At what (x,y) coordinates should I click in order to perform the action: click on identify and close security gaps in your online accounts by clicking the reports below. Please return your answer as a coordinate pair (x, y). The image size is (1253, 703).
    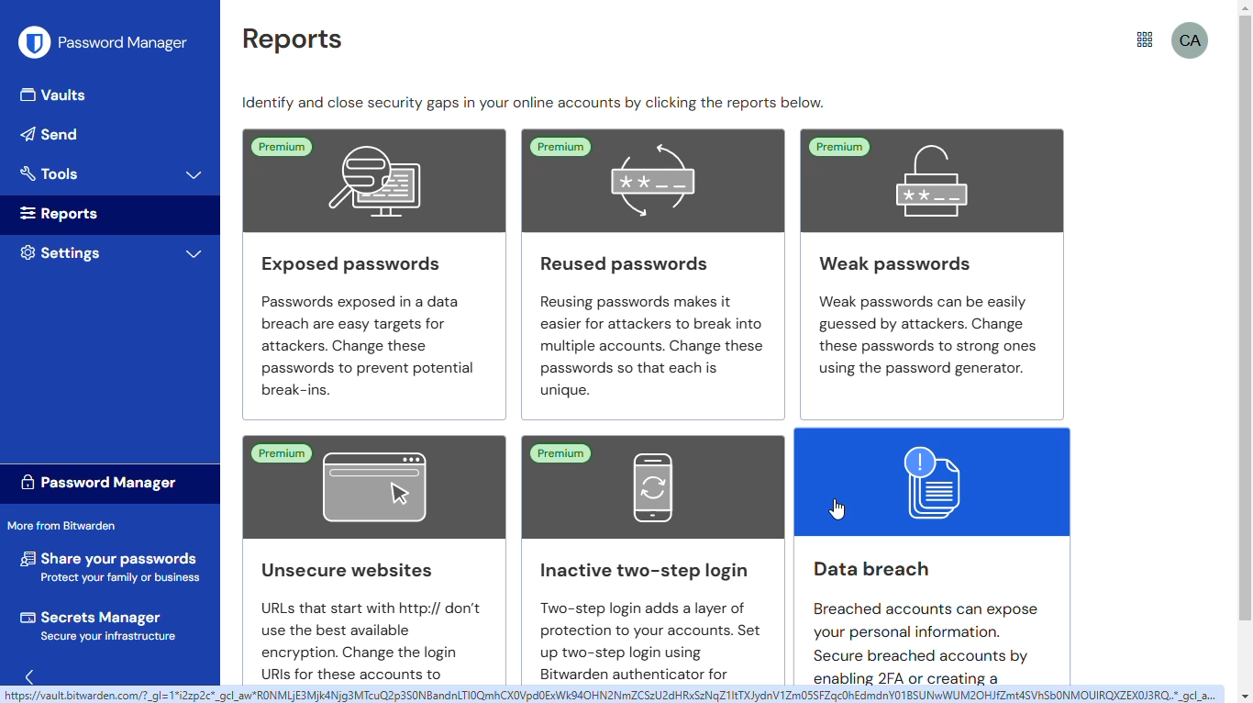
    Looking at the image, I should click on (534, 103).